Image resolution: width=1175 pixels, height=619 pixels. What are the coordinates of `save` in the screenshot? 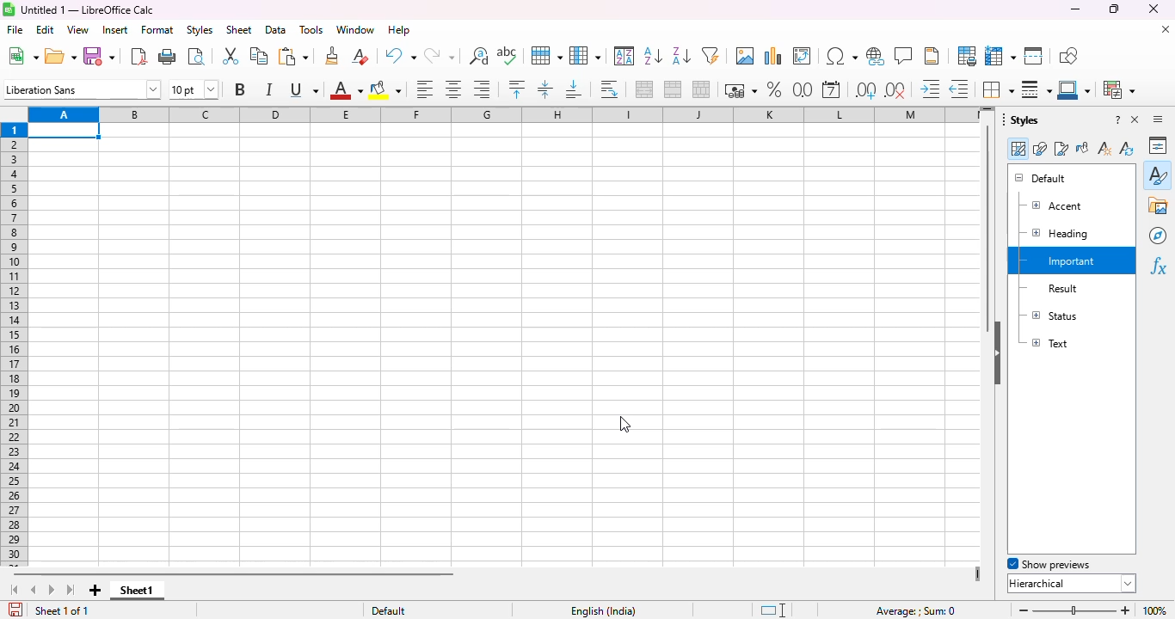 It's located at (99, 56).